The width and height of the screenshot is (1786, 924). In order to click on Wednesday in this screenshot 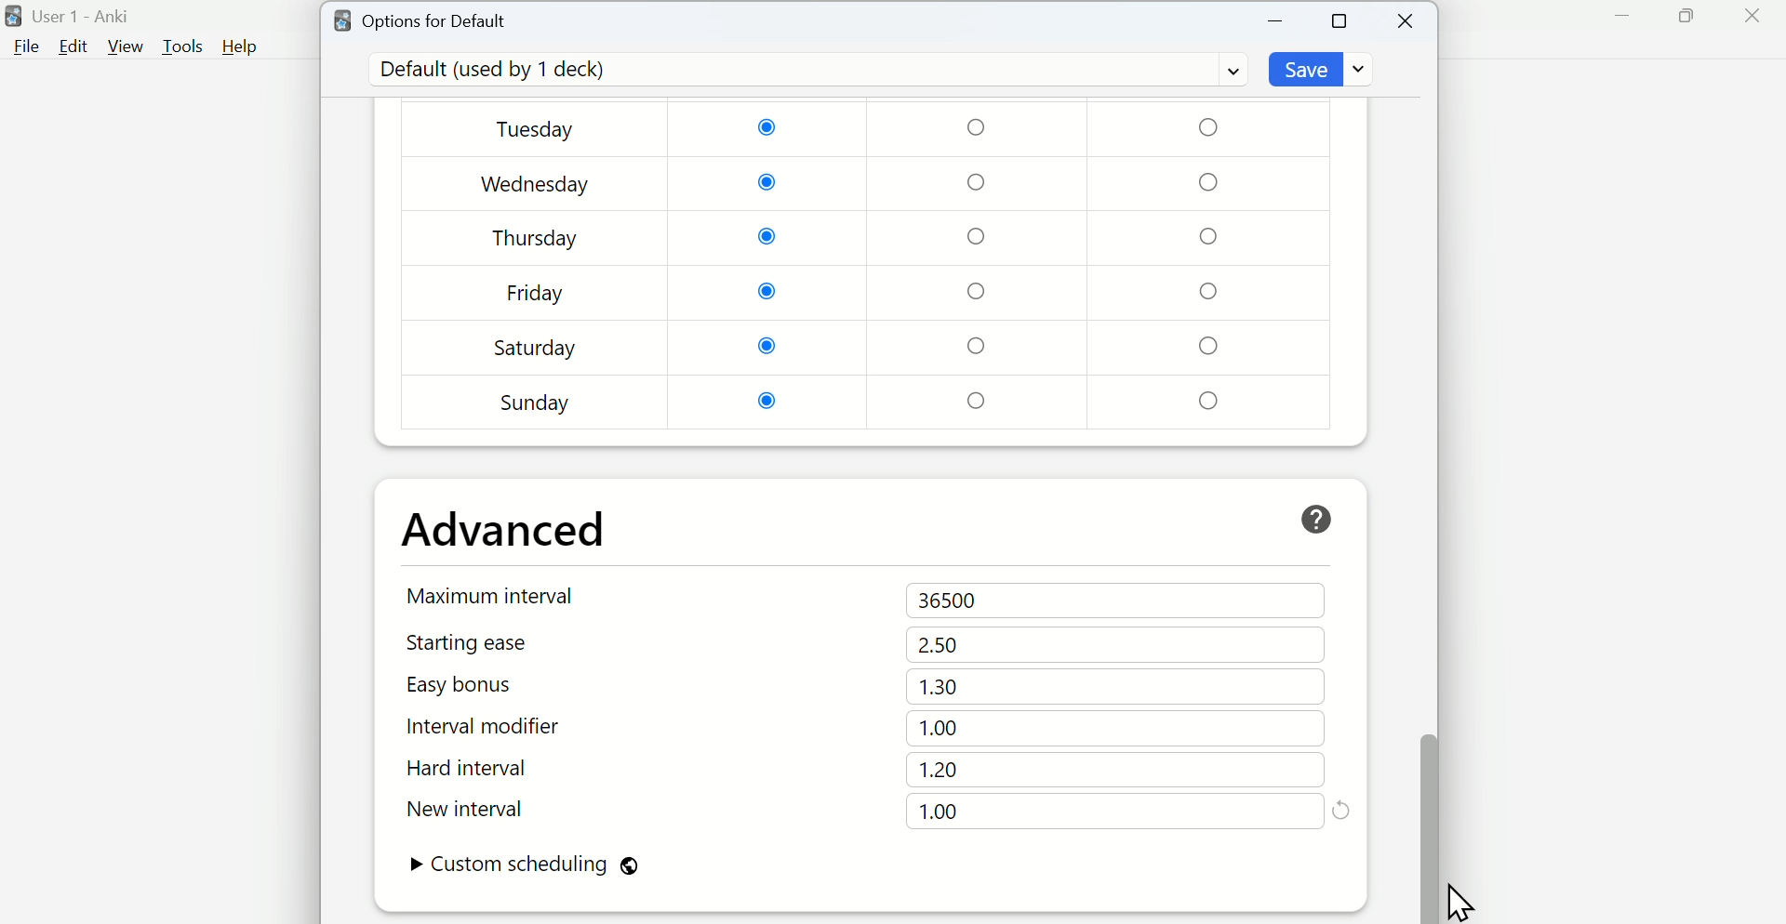, I will do `click(537, 185)`.